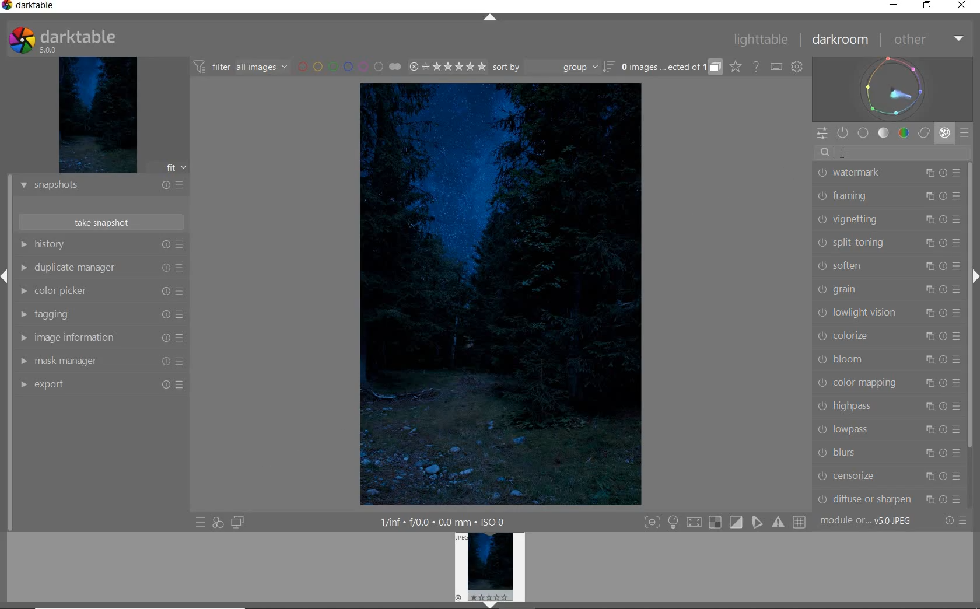 The image size is (980, 609). What do you see at coordinates (491, 18) in the screenshot?
I see `EXPAND/COLLAPSE` at bounding box center [491, 18].